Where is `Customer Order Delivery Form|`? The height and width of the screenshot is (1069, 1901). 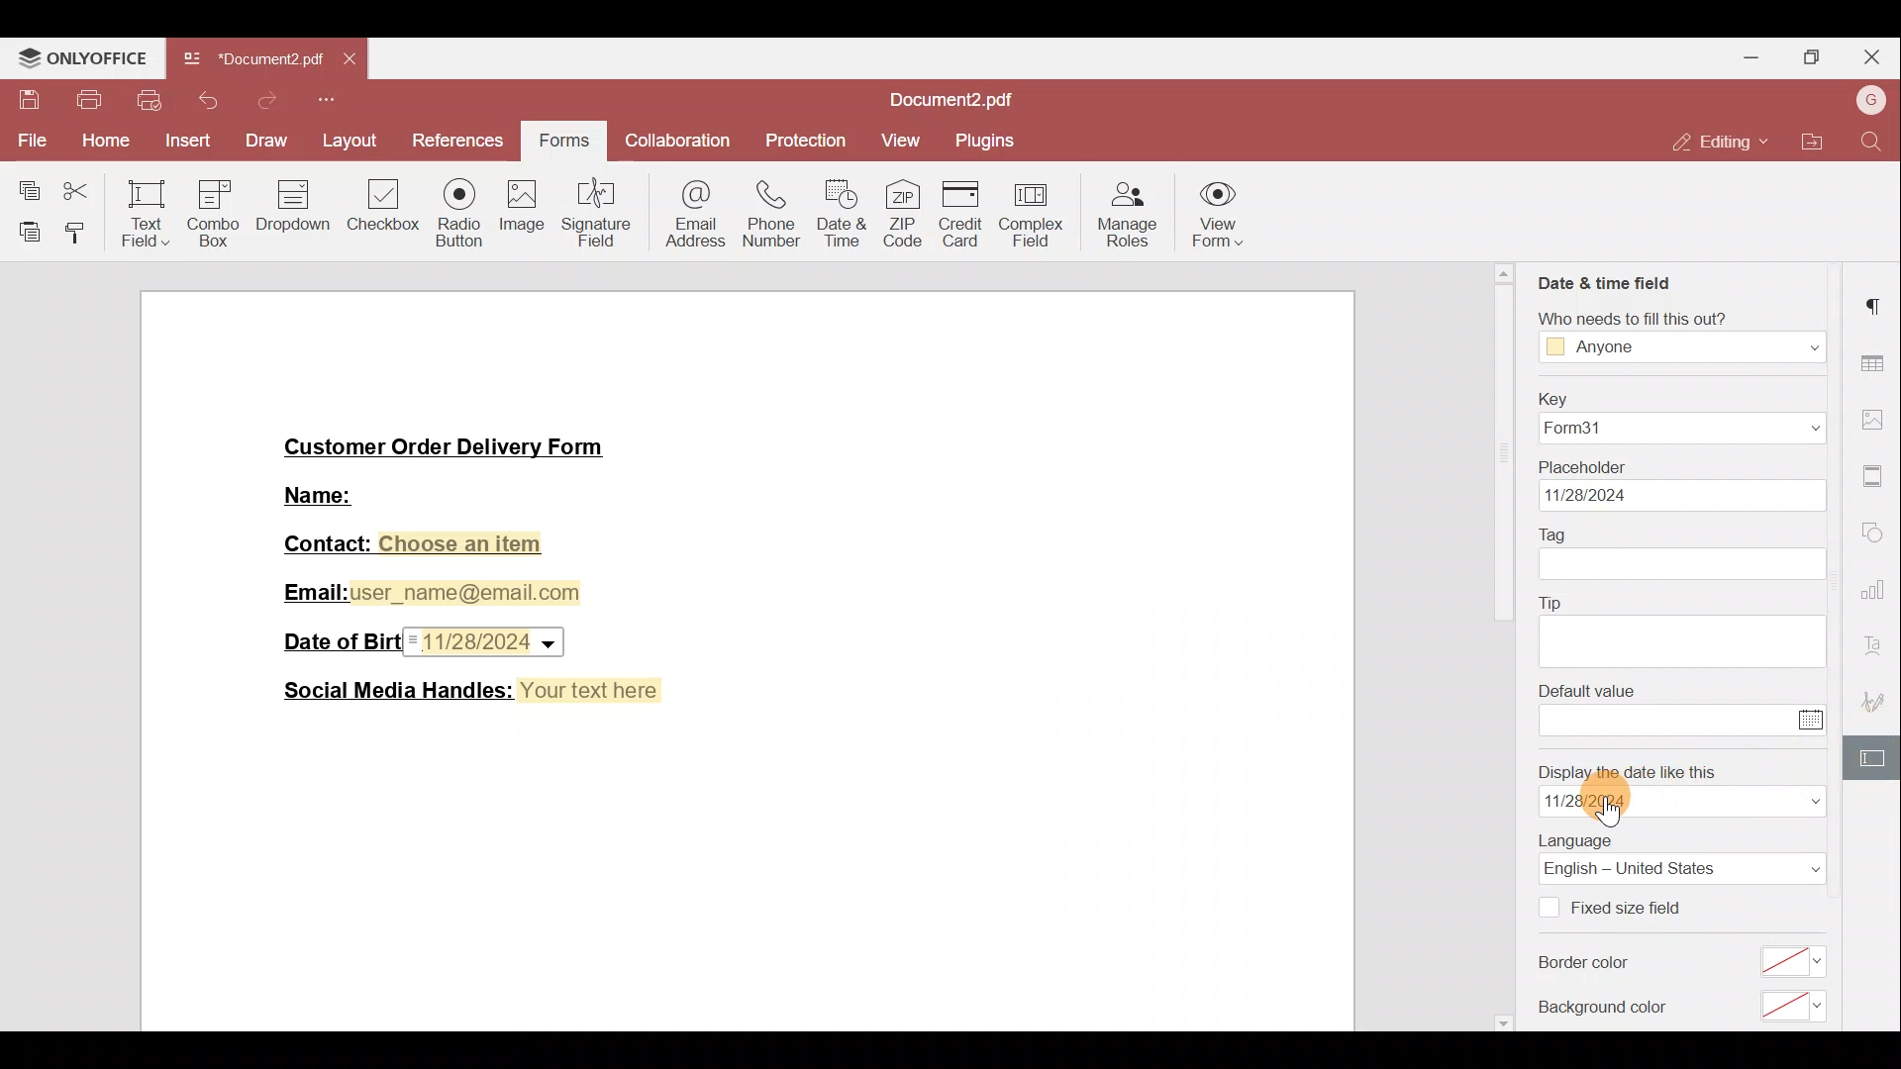 Customer Order Delivery Form| is located at coordinates (446, 450).